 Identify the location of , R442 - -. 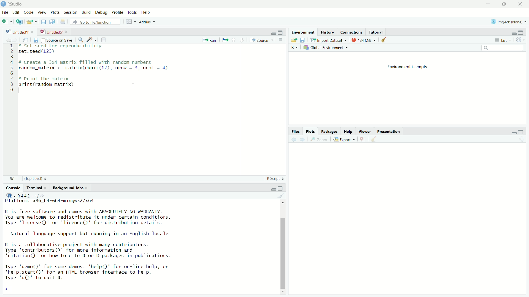
(28, 195).